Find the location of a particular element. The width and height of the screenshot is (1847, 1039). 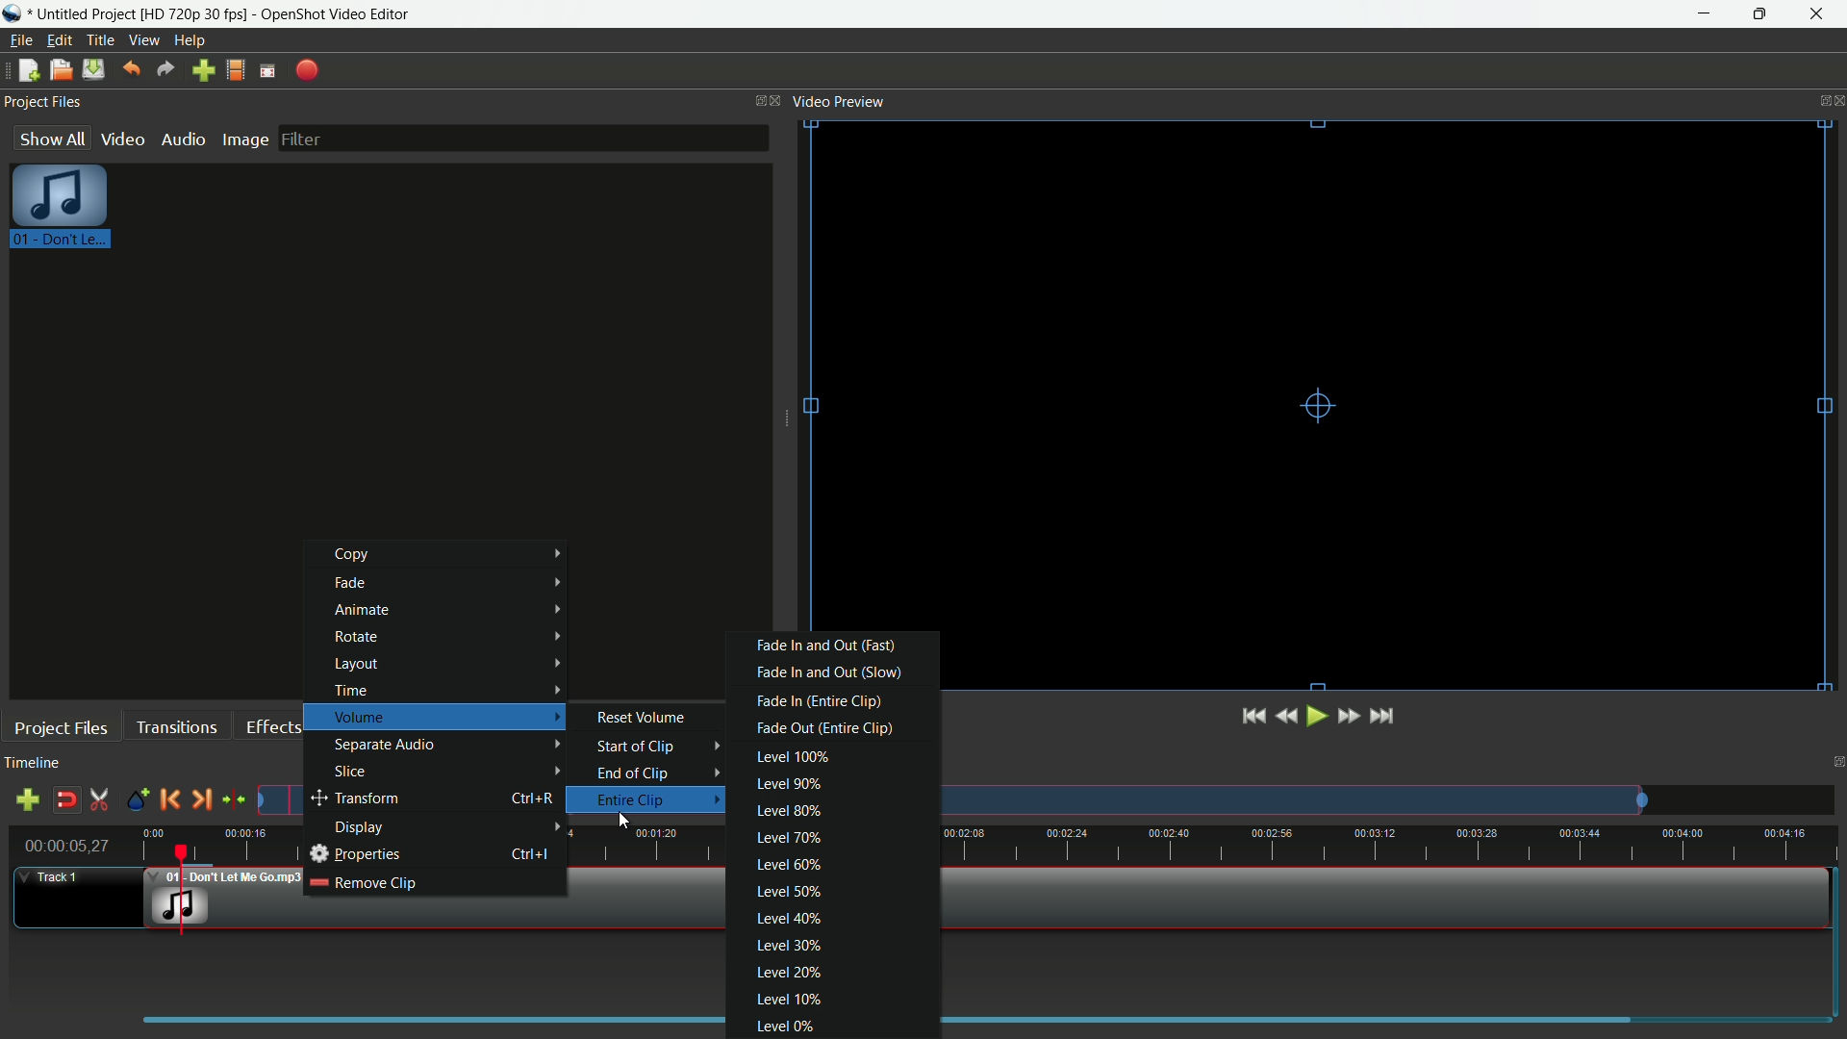

project files is located at coordinates (43, 103).